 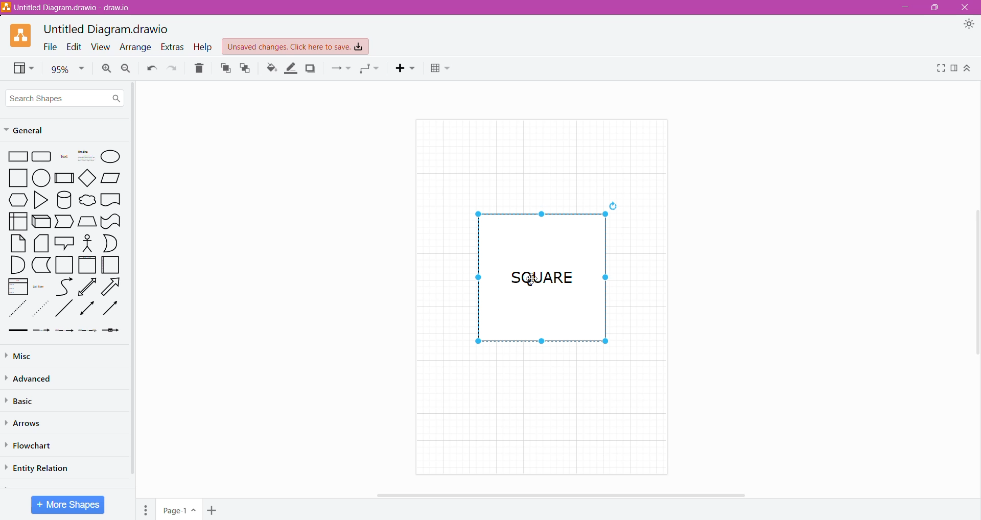 I want to click on Application Logo, so click(x=21, y=36).